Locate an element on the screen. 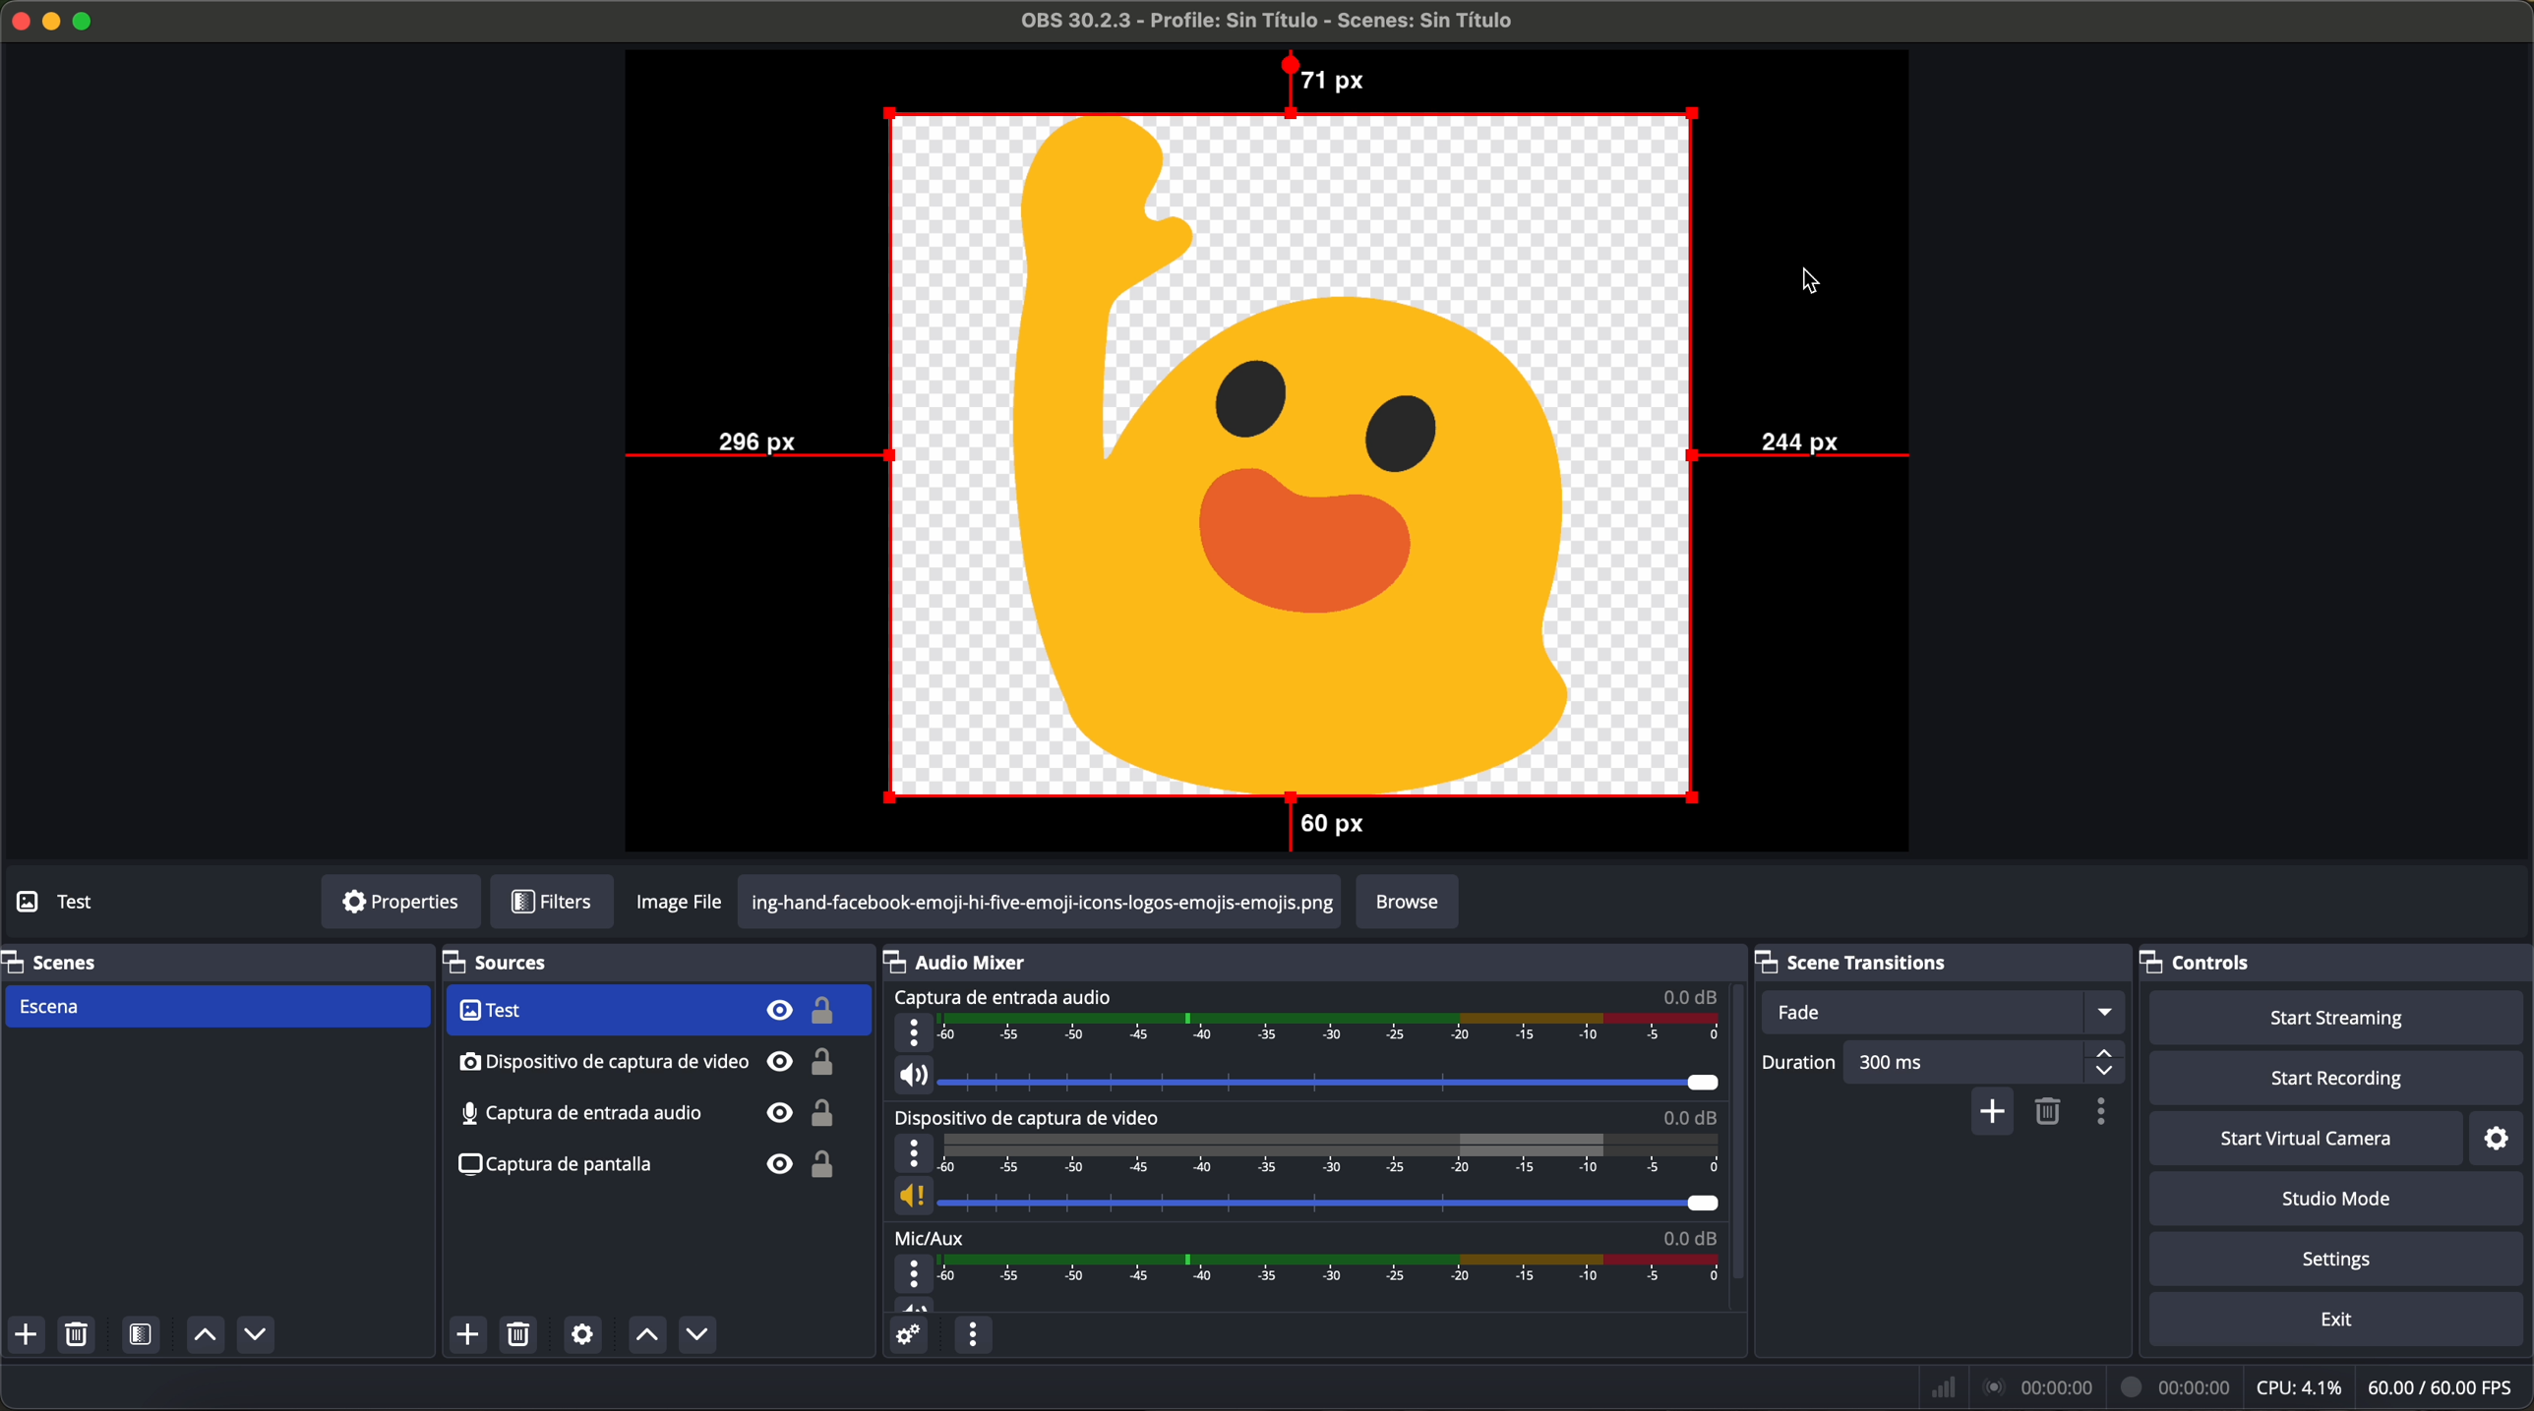 Image resolution: width=2534 pixels, height=1411 pixels. 244 px distance is located at coordinates (1805, 449).